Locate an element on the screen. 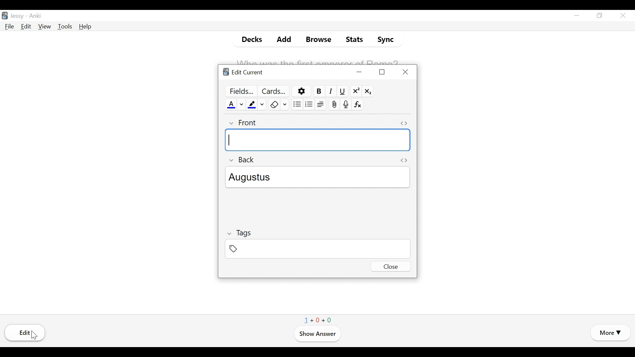  Show Answer is located at coordinates (317, 334).